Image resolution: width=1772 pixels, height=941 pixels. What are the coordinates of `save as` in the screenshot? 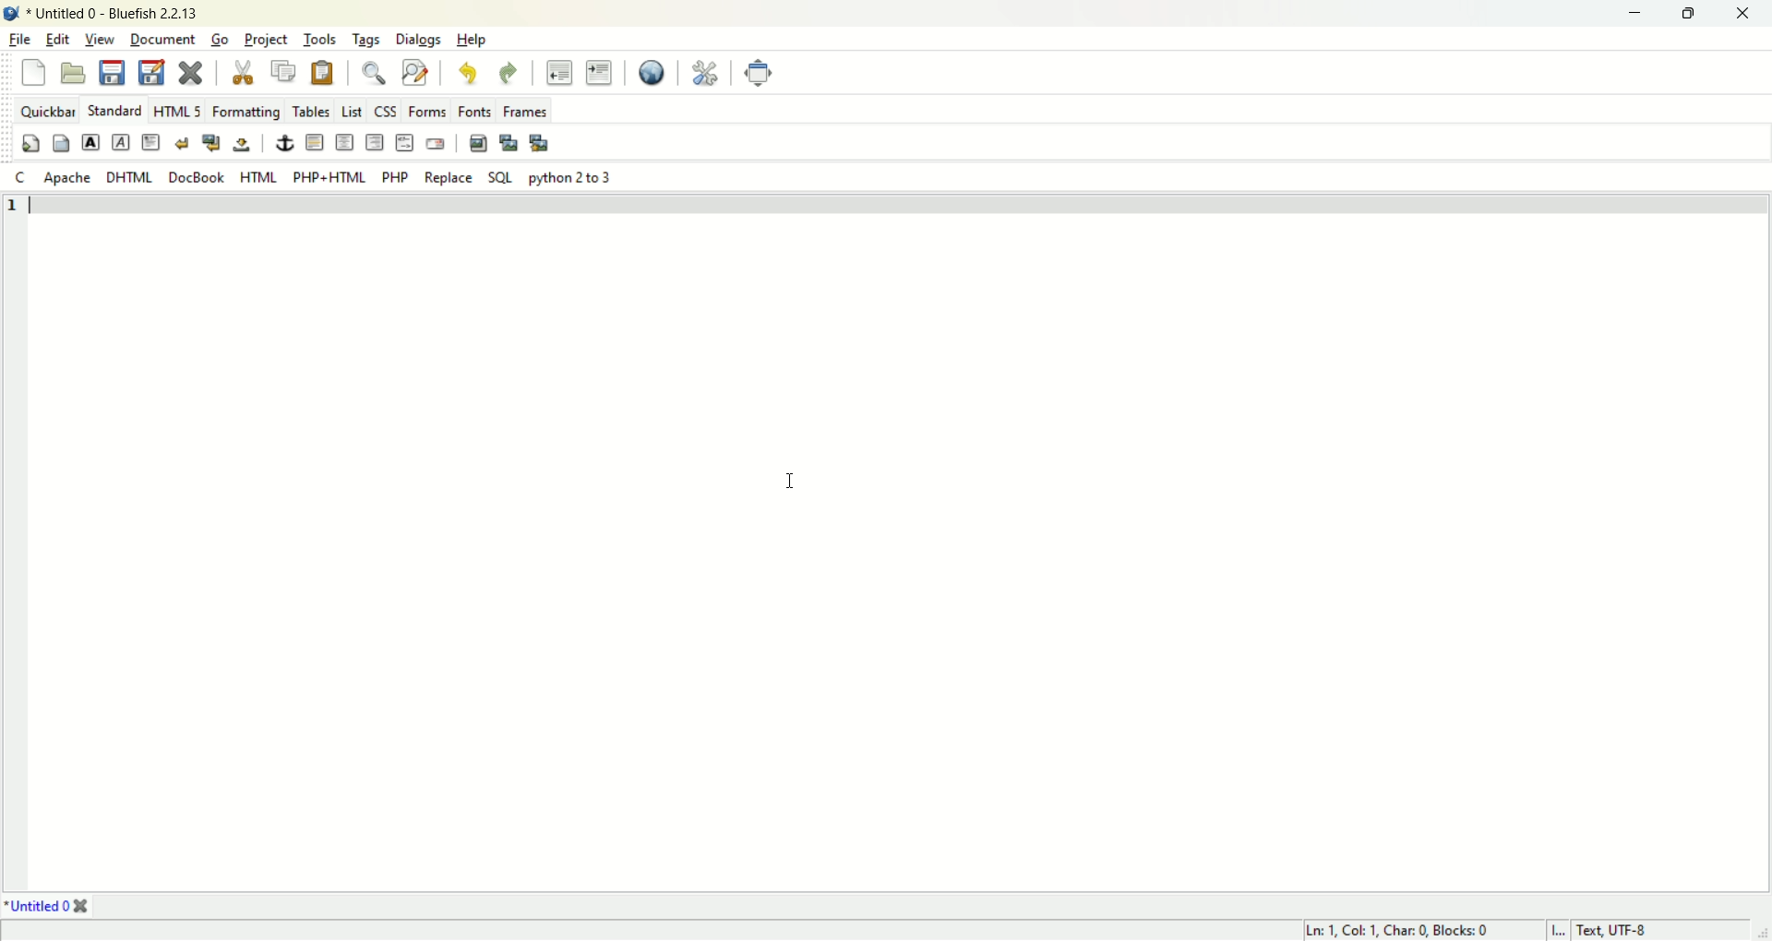 It's located at (153, 72).